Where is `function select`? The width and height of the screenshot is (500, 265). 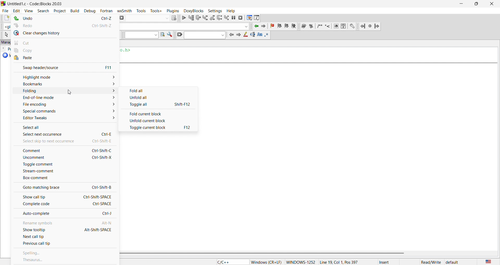 function select is located at coordinates (184, 26).